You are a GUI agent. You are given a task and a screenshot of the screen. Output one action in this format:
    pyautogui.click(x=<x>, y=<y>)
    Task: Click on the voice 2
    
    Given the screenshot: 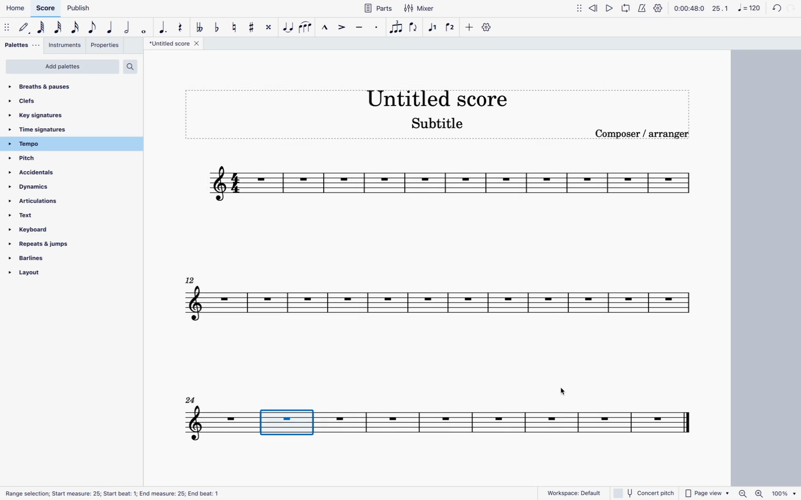 What is the action you would take?
    pyautogui.click(x=451, y=28)
    